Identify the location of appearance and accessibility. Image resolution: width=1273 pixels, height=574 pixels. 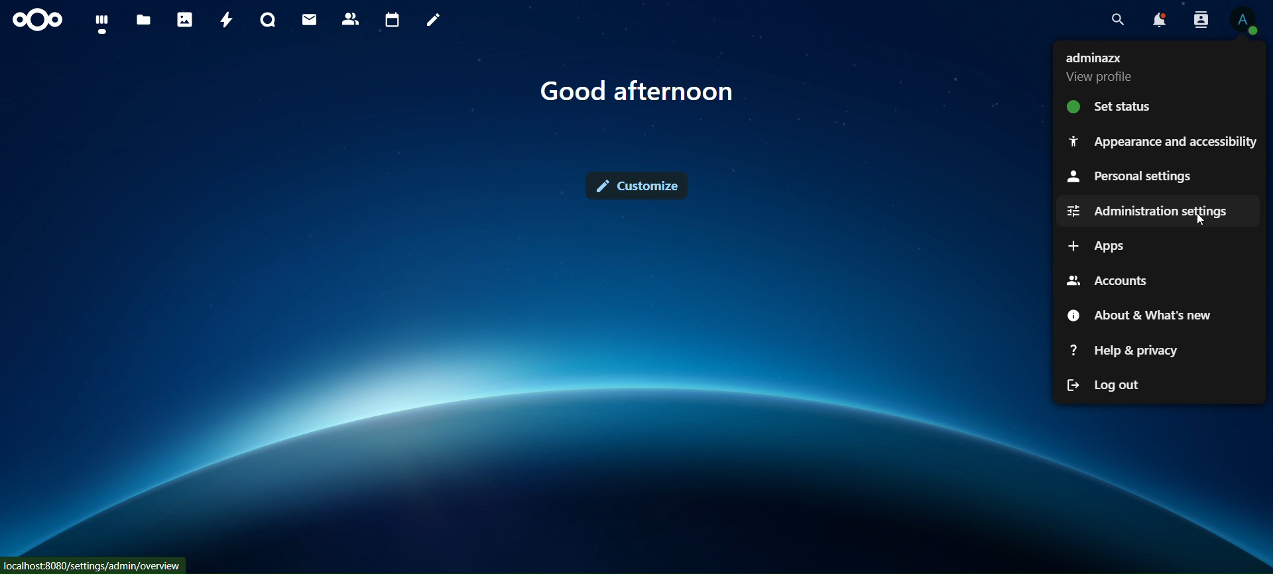
(1162, 140).